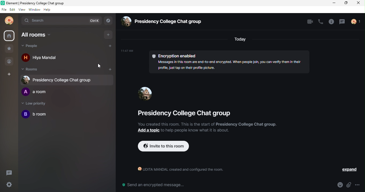  What do you see at coordinates (219, 62) in the screenshot?
I see `encryption enable` at bounding box center [219, 62].